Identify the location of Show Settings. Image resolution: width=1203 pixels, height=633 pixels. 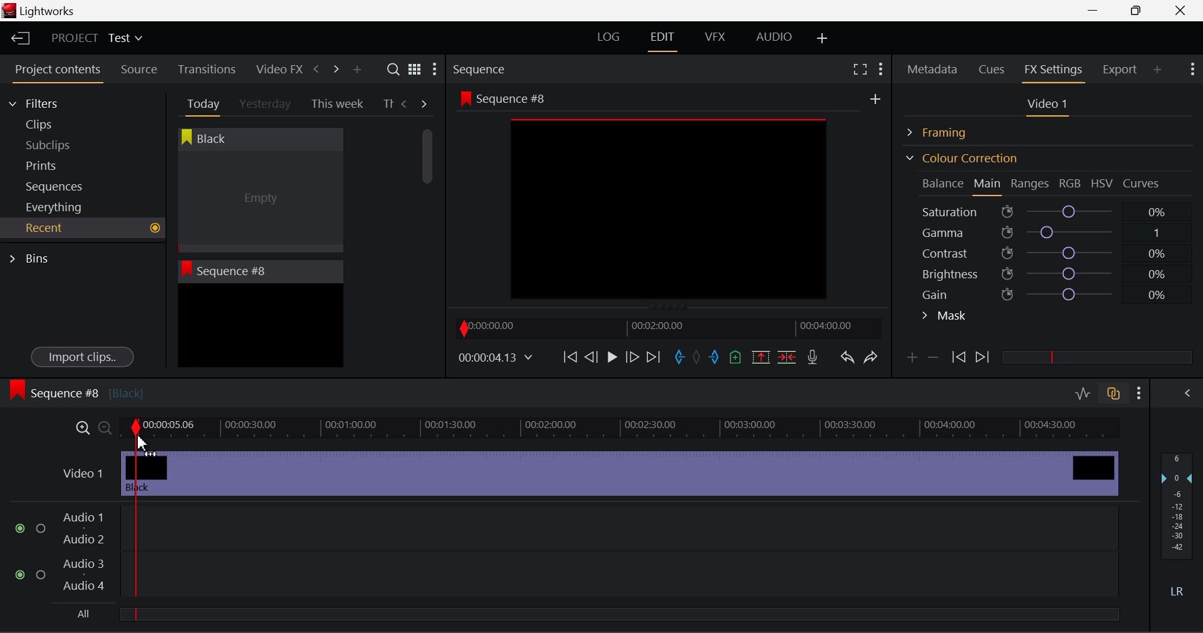
(434, 72).